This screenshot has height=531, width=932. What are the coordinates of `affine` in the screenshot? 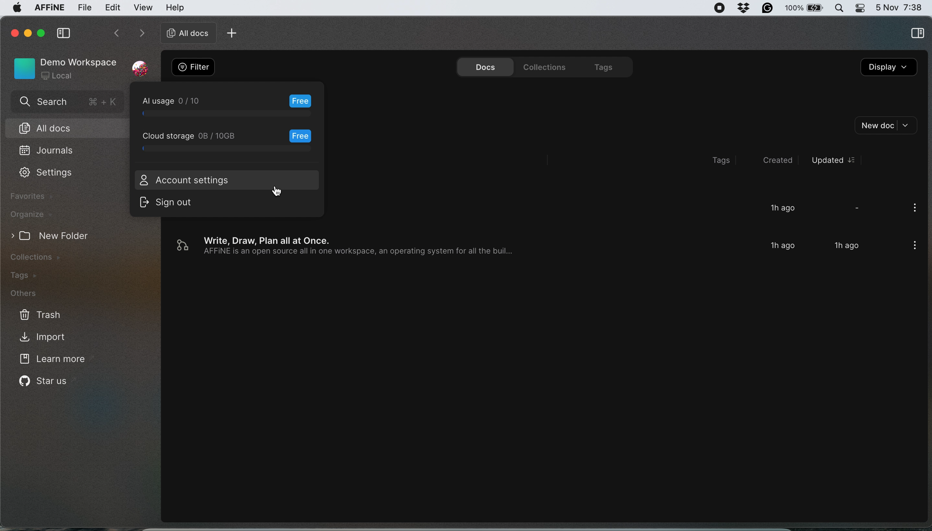 It's located at (49, 9).